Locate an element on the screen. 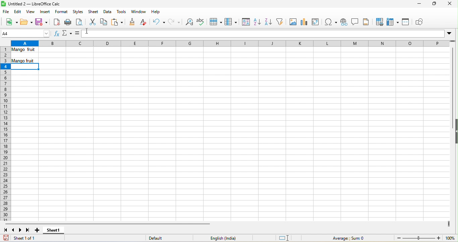 This screenshot has width=458, height=242. close is located at coordinates (448, 5).